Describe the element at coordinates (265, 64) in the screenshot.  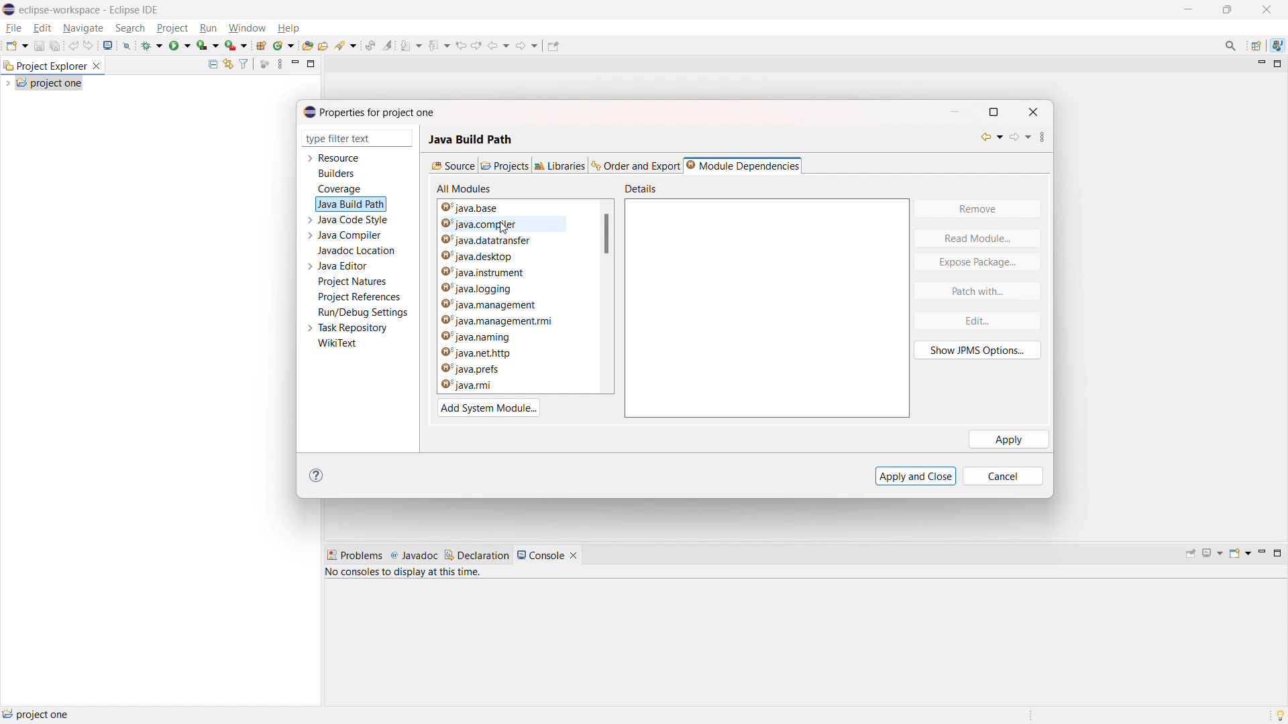
I see `focus on active task ` at that location.